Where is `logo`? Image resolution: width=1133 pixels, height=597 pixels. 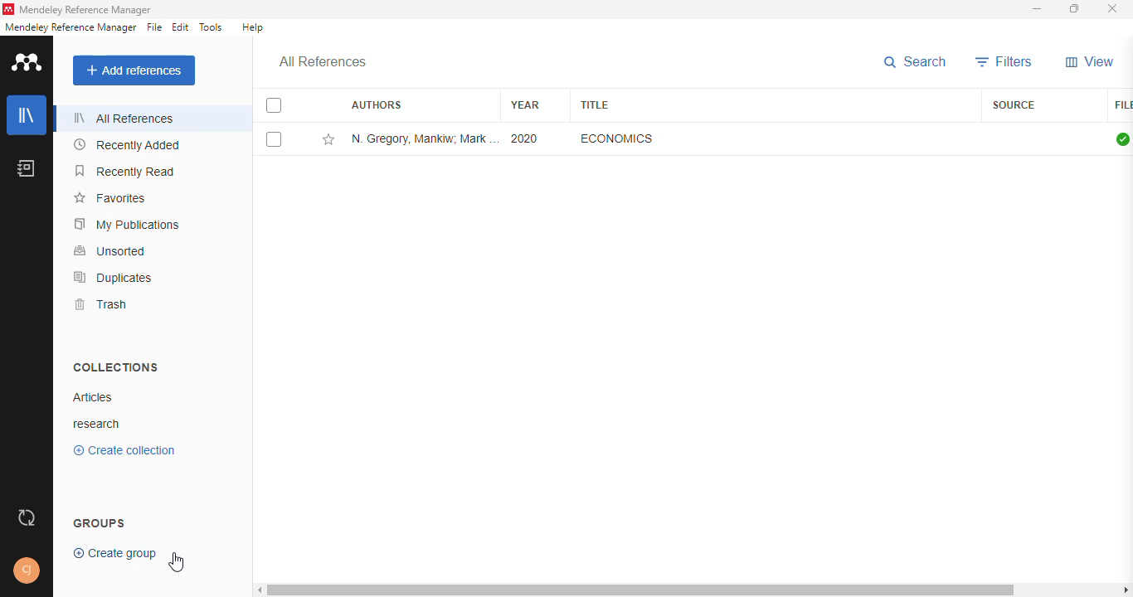 logo is located at coordinates (27, 62).